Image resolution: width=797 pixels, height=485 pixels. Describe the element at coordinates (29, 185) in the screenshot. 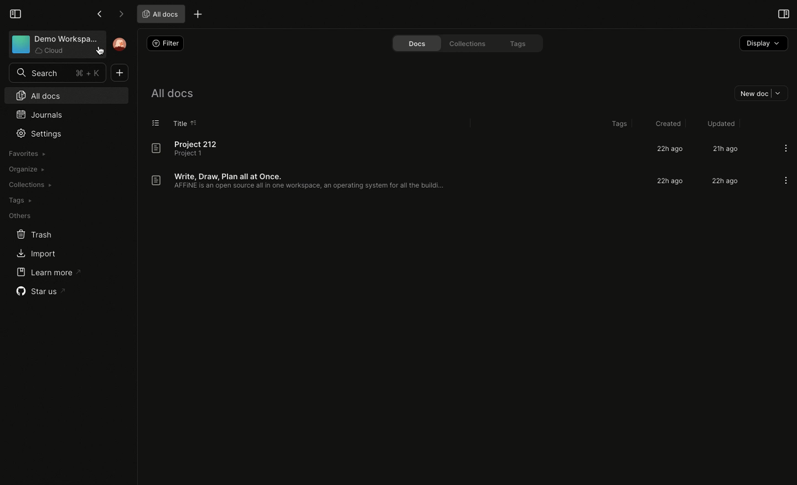

I see `Collections` at that location.